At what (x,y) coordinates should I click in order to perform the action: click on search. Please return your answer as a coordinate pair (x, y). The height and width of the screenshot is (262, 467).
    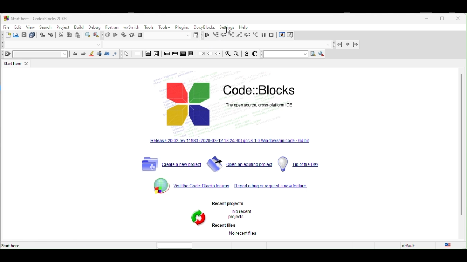
    Looking at the image, I should click on (45, 27).